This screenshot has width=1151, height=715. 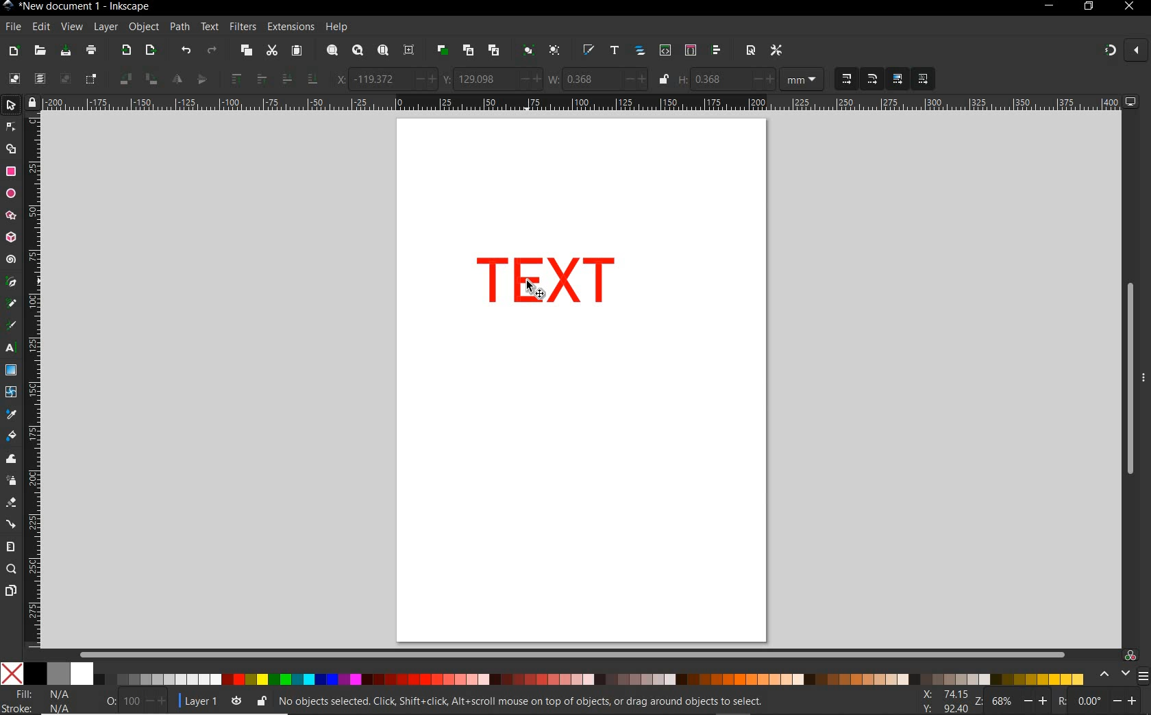 What do you see at coordinates (542, 673) in the screenshot?
I see `COLOR MODE` at bounding box center [542, 673].